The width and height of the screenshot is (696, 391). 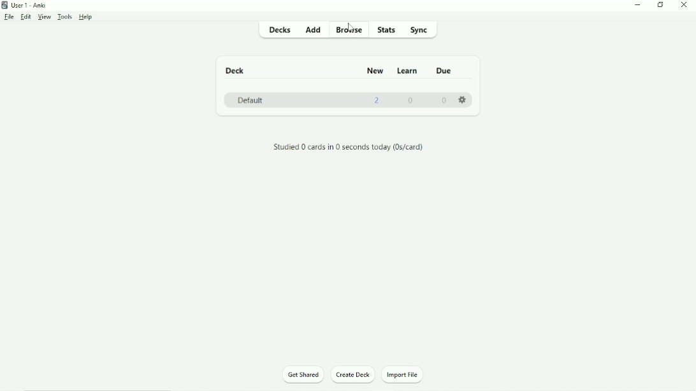 What do you see at coordinates (461, 99) in the screenshot?
I see `Settings` at bounding box center [461, 99].